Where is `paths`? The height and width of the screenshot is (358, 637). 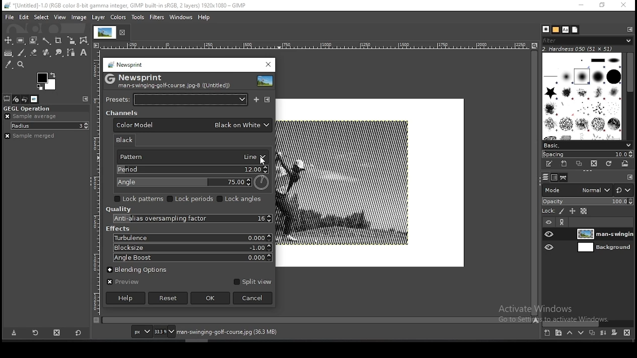
paths is located at coordinates (564, 178).